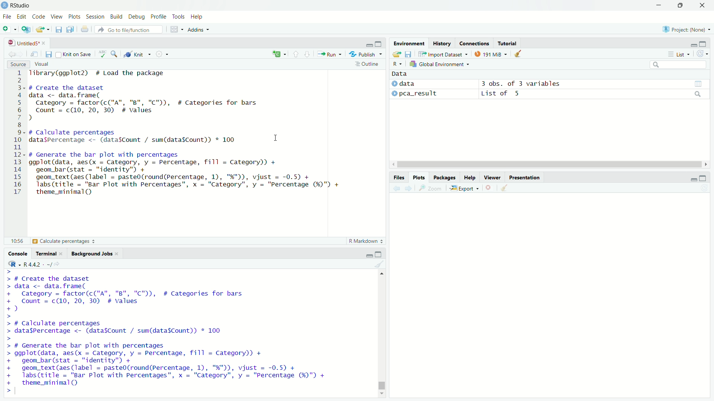 Image resolution: width=714 pixels, height=401 pixels. What do you see at coordinates (5, 5) in the screenshot?
I see `logo` at bounding box center [5, 5].